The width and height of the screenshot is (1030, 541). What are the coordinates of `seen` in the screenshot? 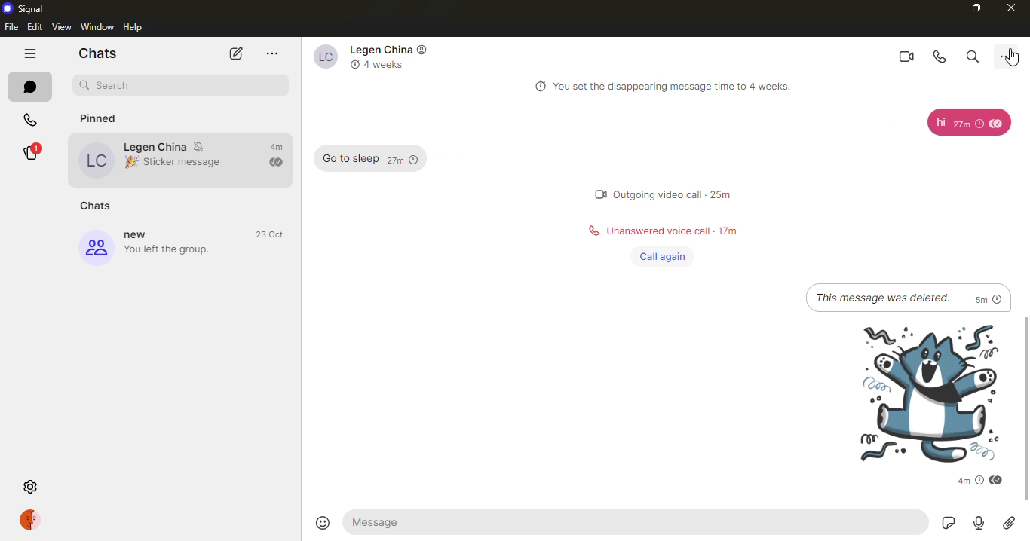 It's located at (998, 124).